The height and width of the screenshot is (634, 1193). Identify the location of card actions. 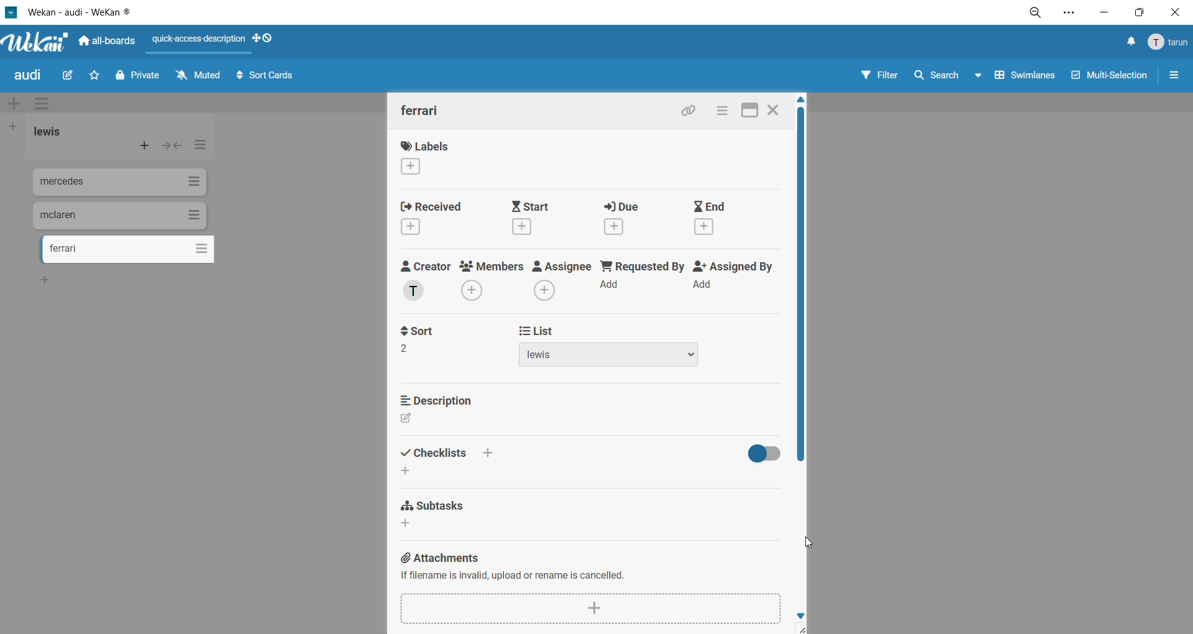
(721, 113).